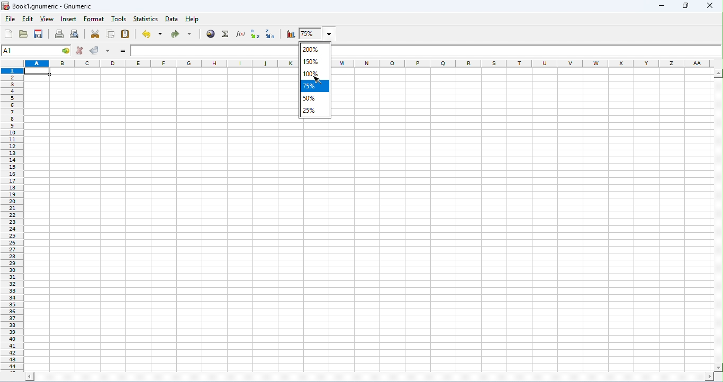 This screenshot has width=723, height=382. What do you see at coordinates (119, 19) in the screenshot?
I see `tools` at bounding box center [119, 19].